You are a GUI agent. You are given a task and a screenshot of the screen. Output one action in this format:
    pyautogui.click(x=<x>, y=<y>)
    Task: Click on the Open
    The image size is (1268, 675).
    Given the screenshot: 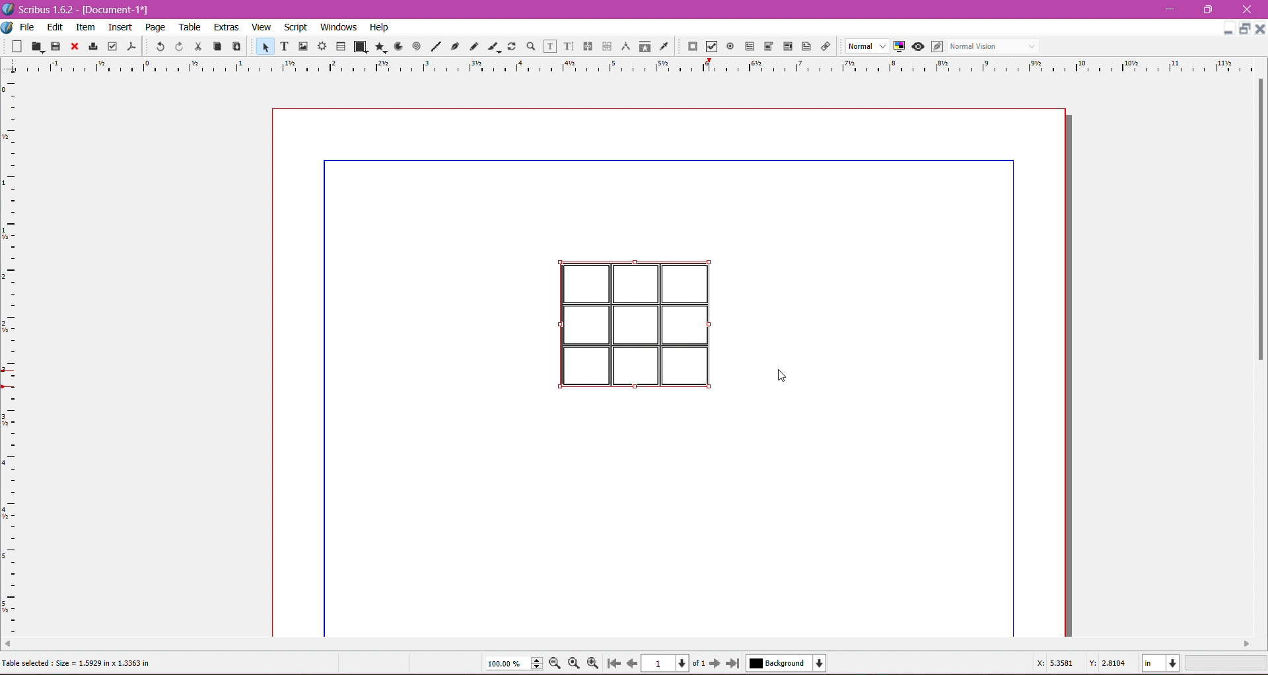 What is the action you would take?
    pyautogui.click(x=38, y=46)
    